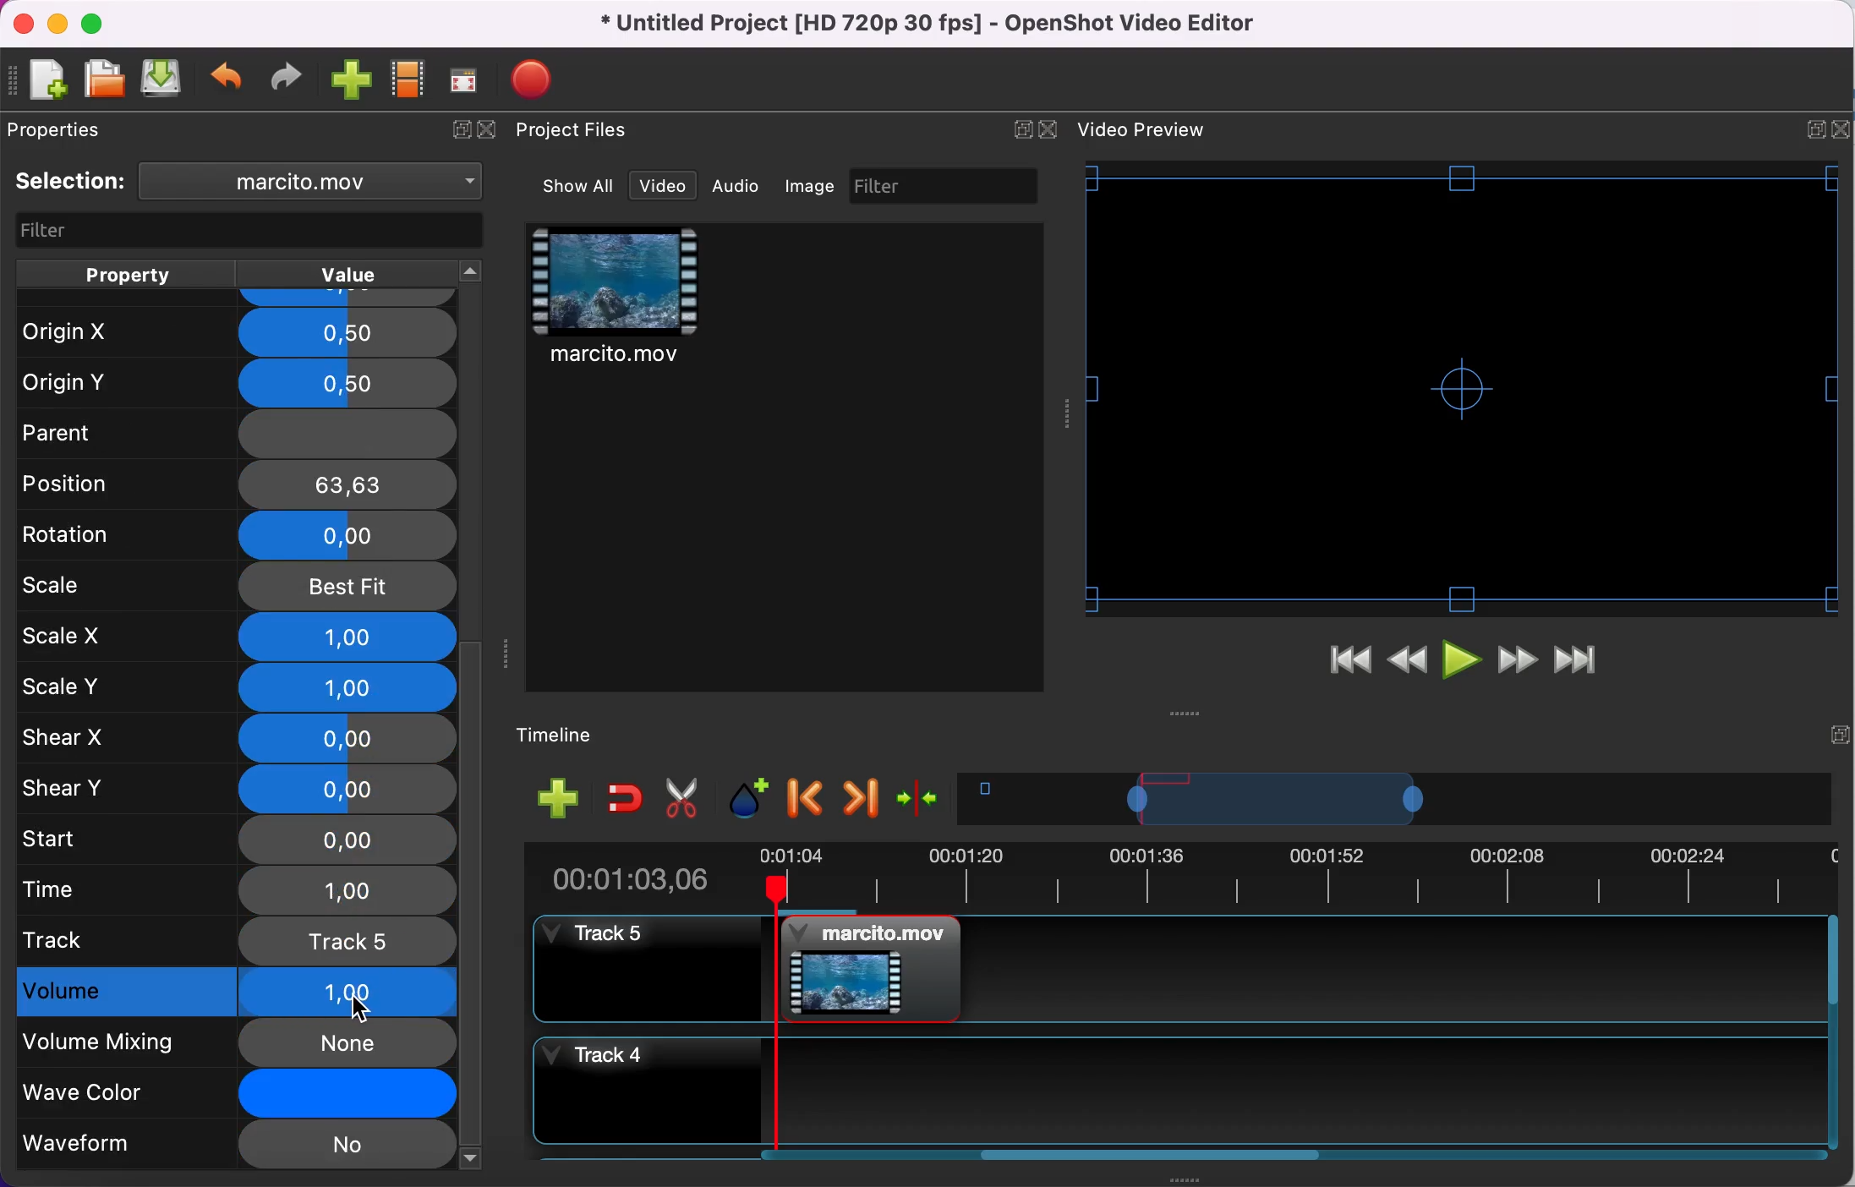 The width and height of the screenshot is (1855, 1187). Describe the element at coordinates (663, 186) in the screenshot. I see `video` at that location.